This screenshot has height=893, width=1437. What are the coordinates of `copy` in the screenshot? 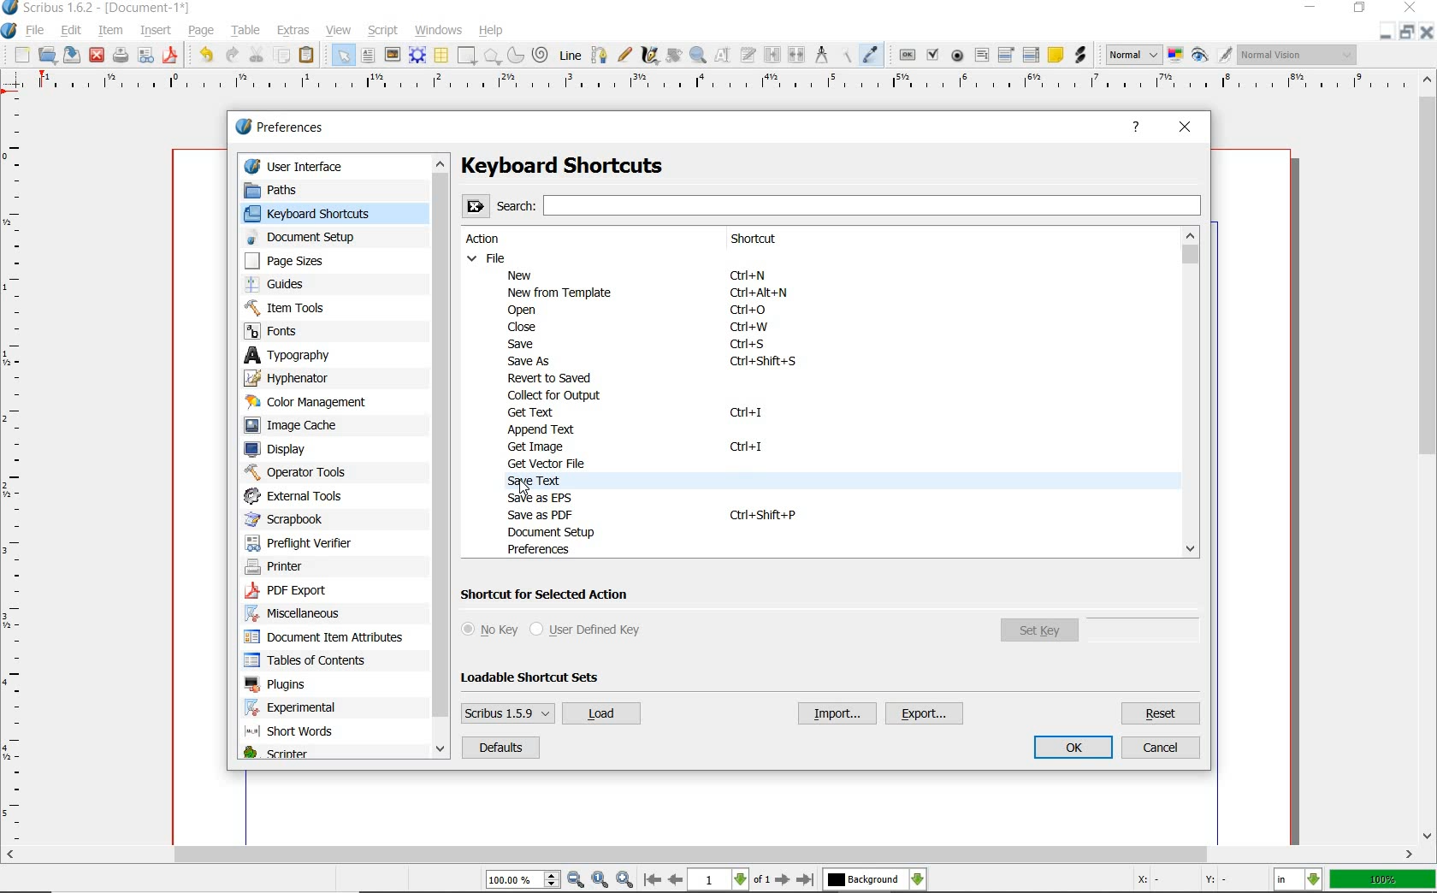 It's located at (282, 56).